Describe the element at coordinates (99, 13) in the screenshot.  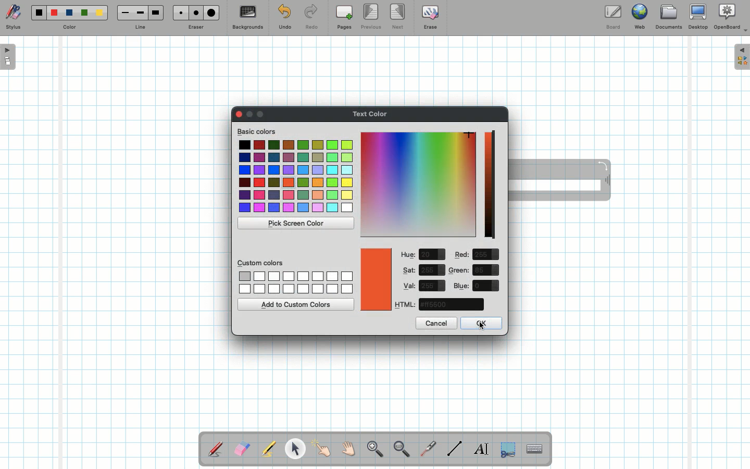
I see `Yellow` at that location.